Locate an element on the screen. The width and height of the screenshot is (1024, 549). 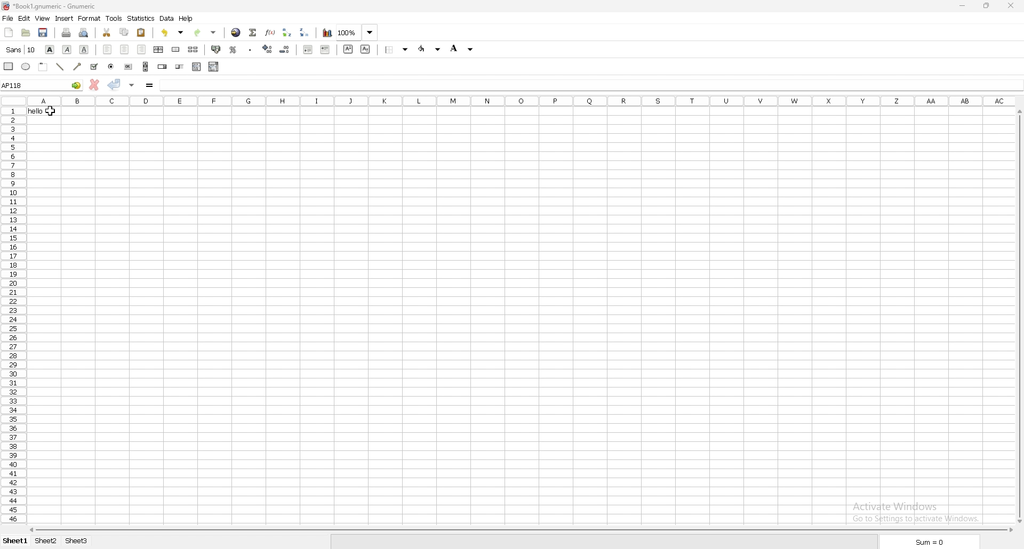
spin button is located at coordinates (162, 67).